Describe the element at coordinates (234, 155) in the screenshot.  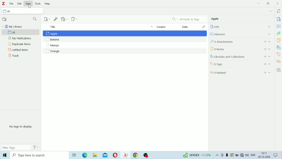
I see `Task bar icons` at that location.